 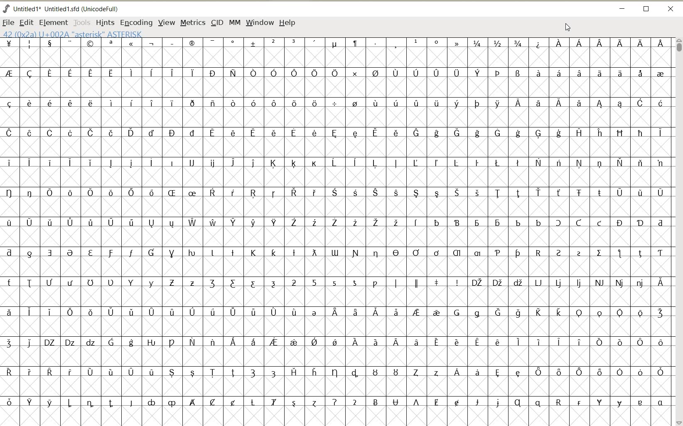 I want to click on WINDOW, so click(x=259, y=23).